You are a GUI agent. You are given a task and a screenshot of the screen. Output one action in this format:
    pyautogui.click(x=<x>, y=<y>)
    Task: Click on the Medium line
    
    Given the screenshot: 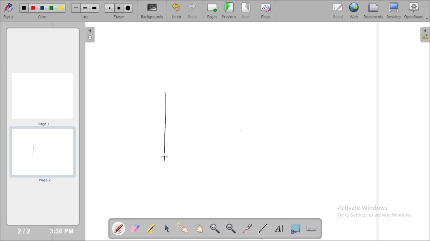 What is the action you would take?
    pyautogui.click(x=86, y=8)
    